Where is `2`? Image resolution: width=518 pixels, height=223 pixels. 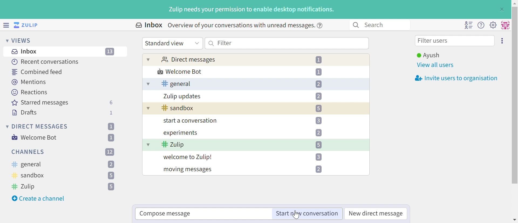
2 is located at coordinates (318, 133).